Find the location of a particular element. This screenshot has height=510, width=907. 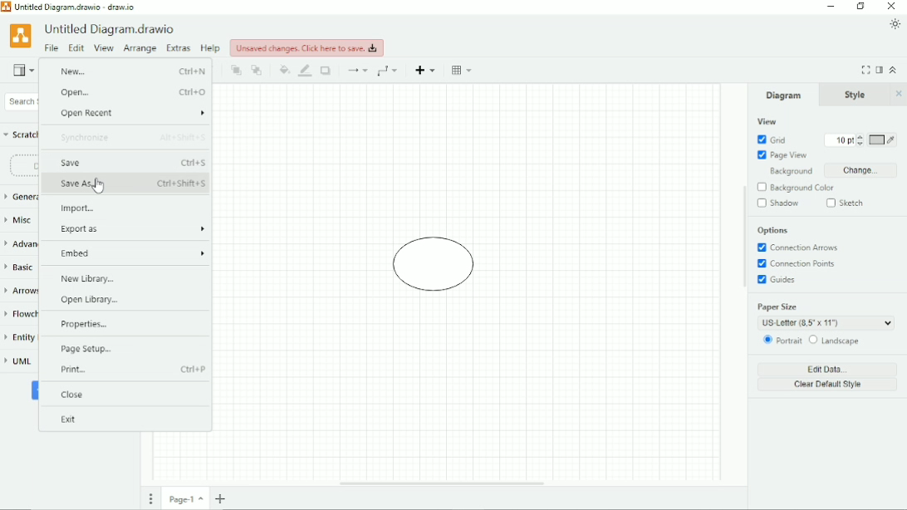

Collapse/Expand is located at coordinates (895, 70).